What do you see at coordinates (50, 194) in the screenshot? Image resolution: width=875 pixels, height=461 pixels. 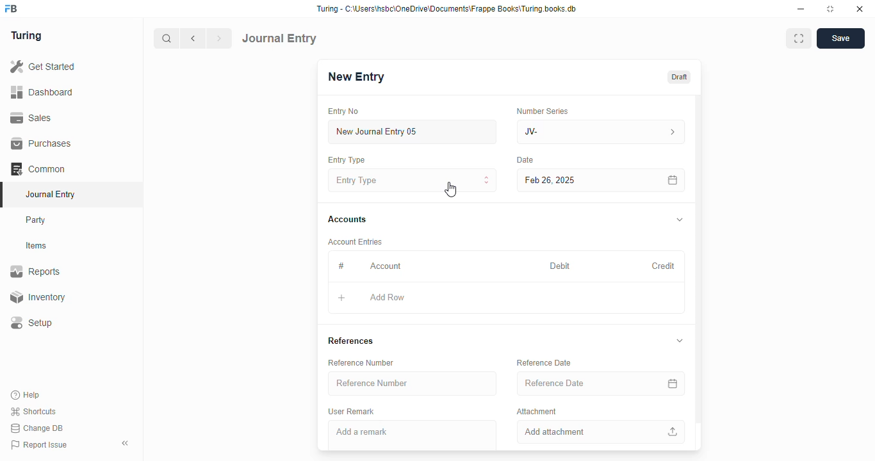 I see `journal entry` at bounding box center [50, 194].